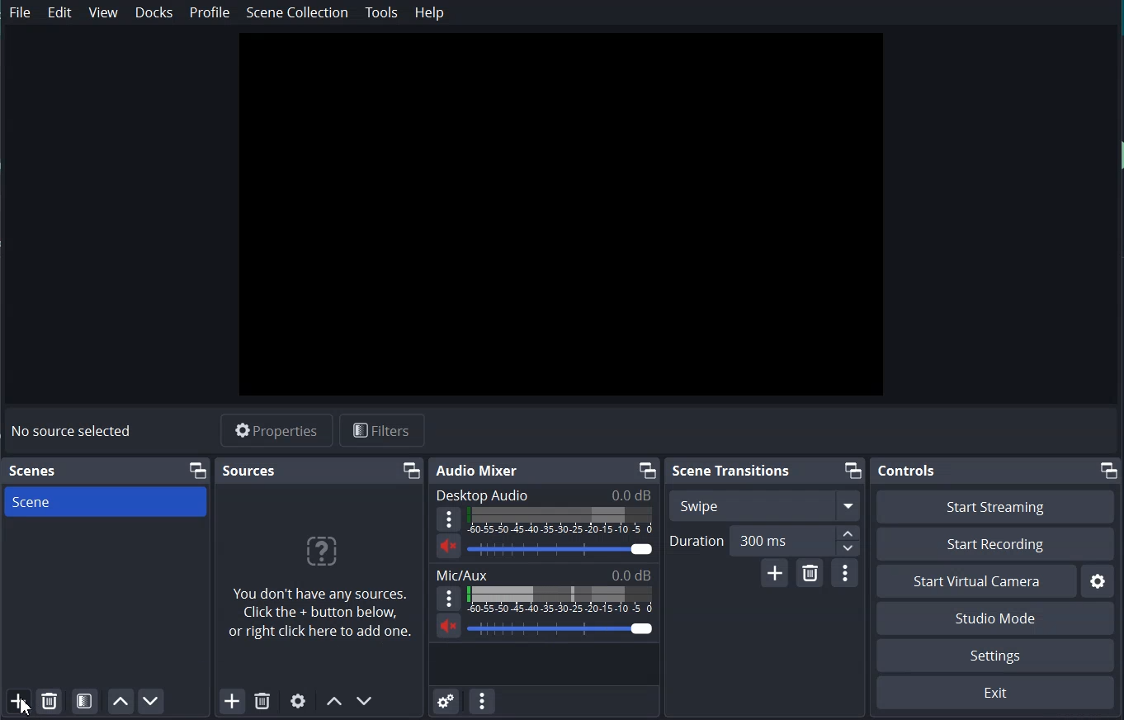 Image resolution: width=1124 pixels, height=720 pixels. What do you see at coordinates (232, 702) in the screenshot?
I see `Add Source` at bounding box center [232, 702].